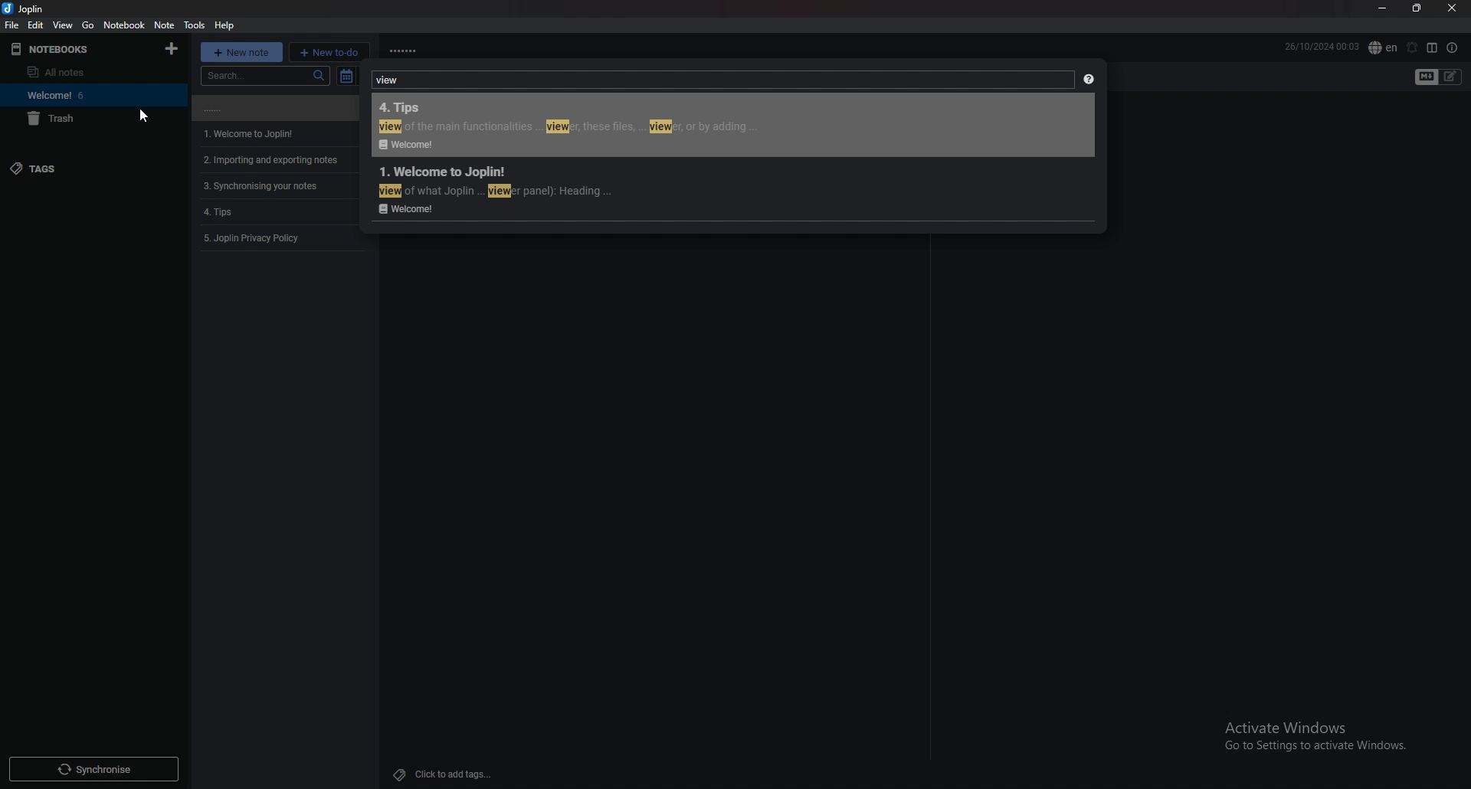  I want to click on note properties, so click(1452, 47).